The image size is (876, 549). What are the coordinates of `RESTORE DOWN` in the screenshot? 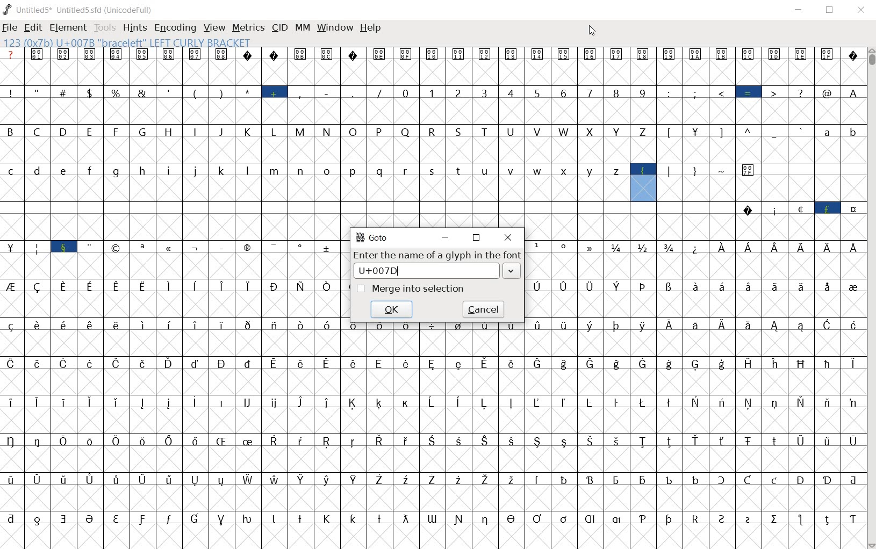 It's located at (832, 11).